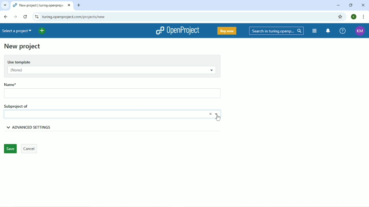 The width and height of the screenshot is (369, 207). Describe the element at coordinates (21, 84) in the screenshot. I see `Name*` at that location.